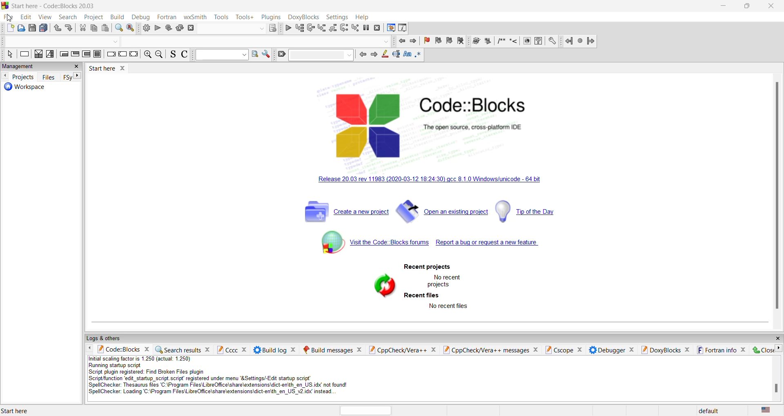  Describe the element at coordinates (716, 350) in the screenshot. I see `fortran info` at that location.